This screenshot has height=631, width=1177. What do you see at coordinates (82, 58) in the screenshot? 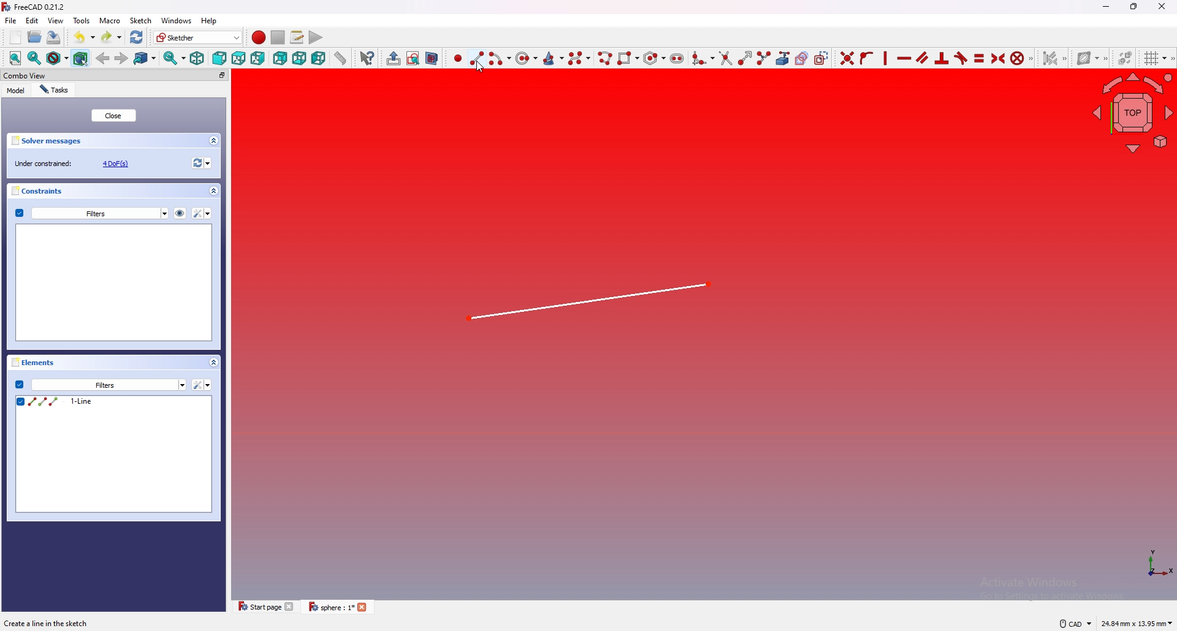
I see `Bounding box` at bounding box center [82, 58].